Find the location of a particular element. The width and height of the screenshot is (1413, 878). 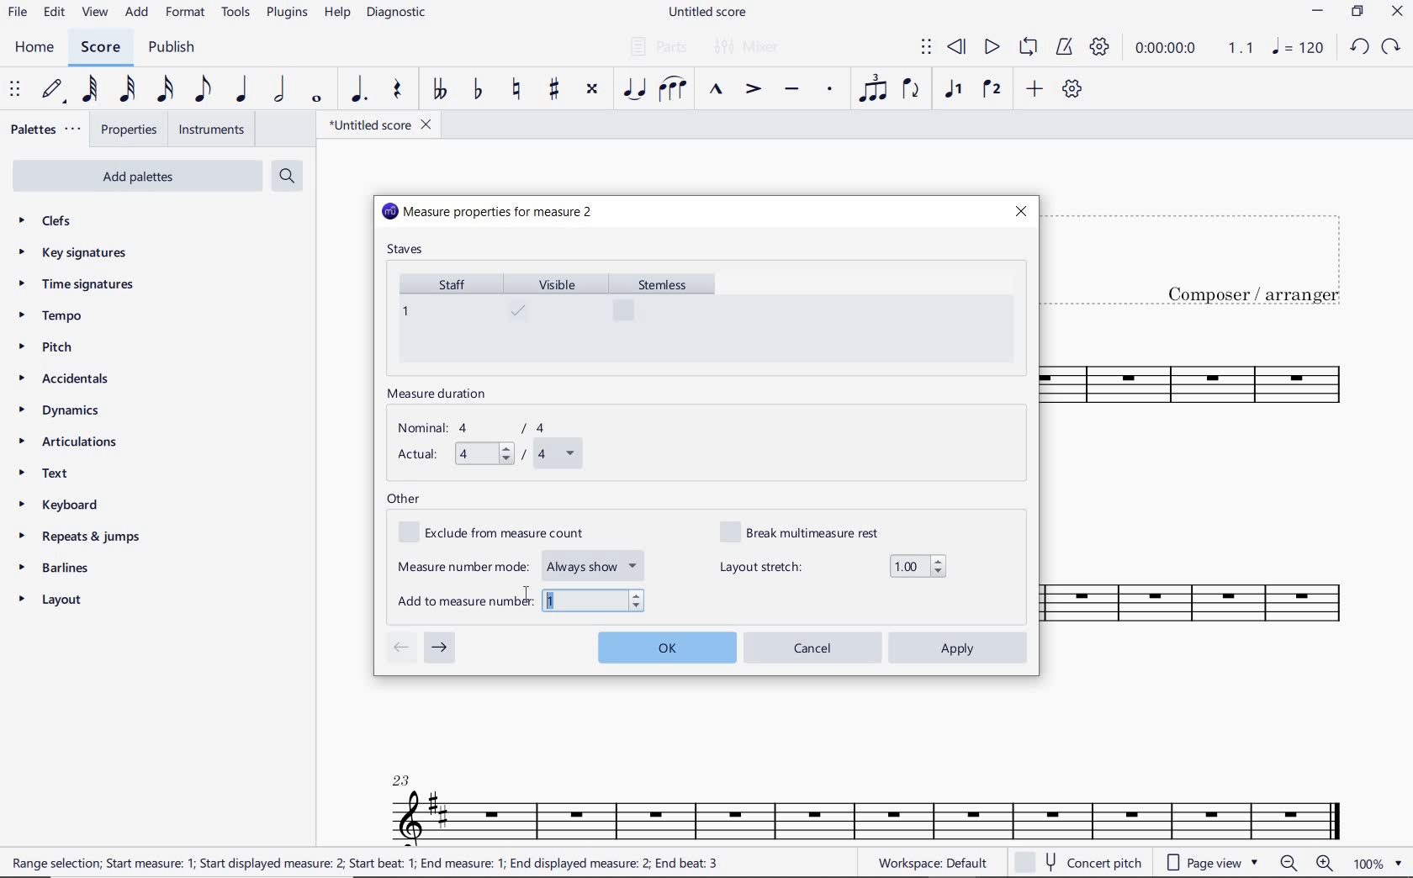

LOOP PLAYBACK is located at coordinates (1028, 49).